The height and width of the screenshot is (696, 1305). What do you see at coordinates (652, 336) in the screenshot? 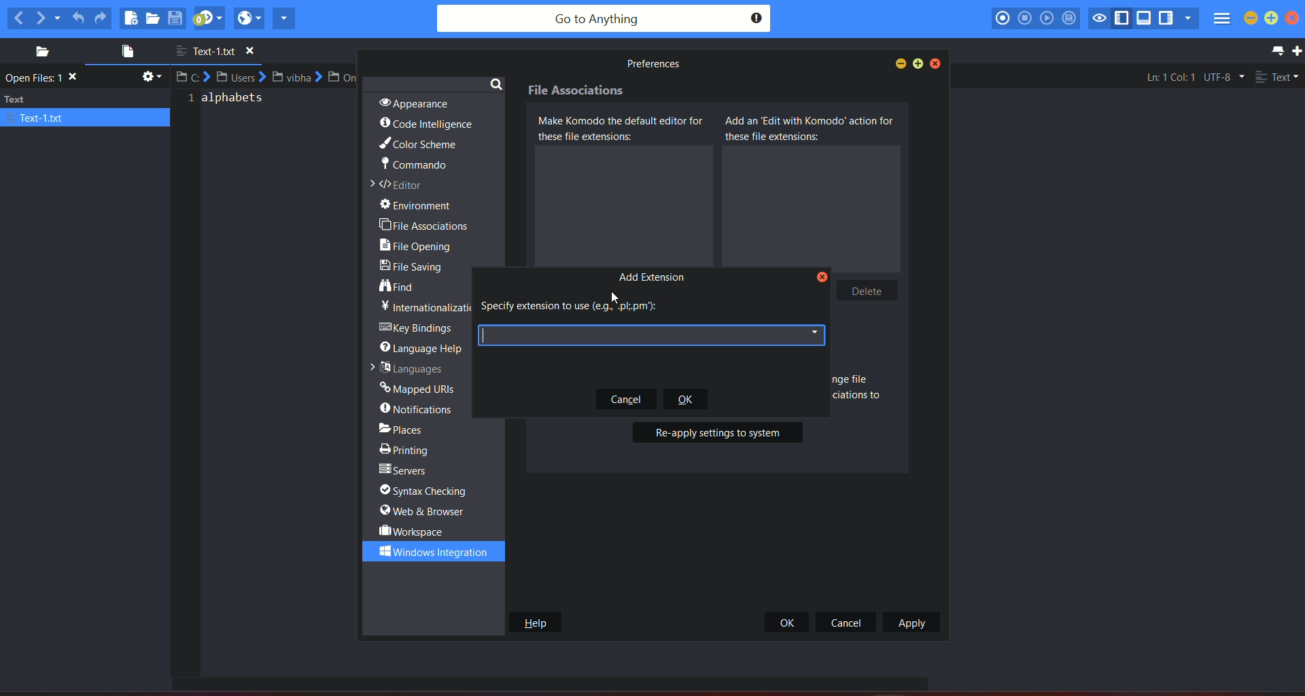
I see `text box` at bounding box center [652, 336].